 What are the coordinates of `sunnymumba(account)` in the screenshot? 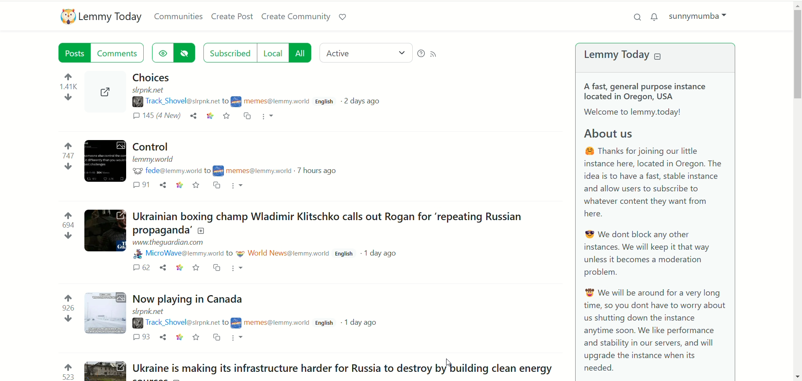 It's located at (703, 18).